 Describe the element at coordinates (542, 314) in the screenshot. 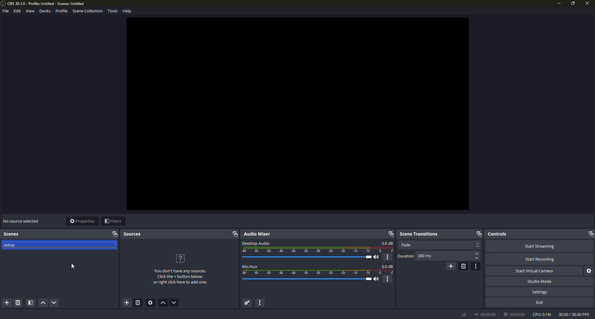

I see `cpu level` at that location.